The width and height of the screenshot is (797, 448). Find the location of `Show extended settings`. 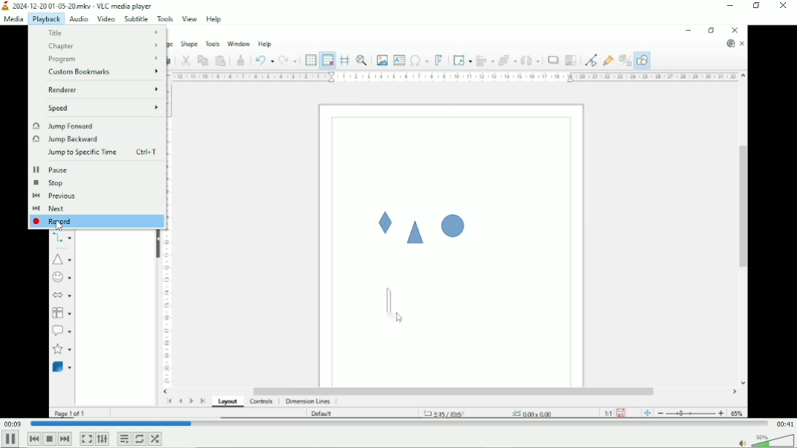

Show extended settings is located at coordinates (102, 439).